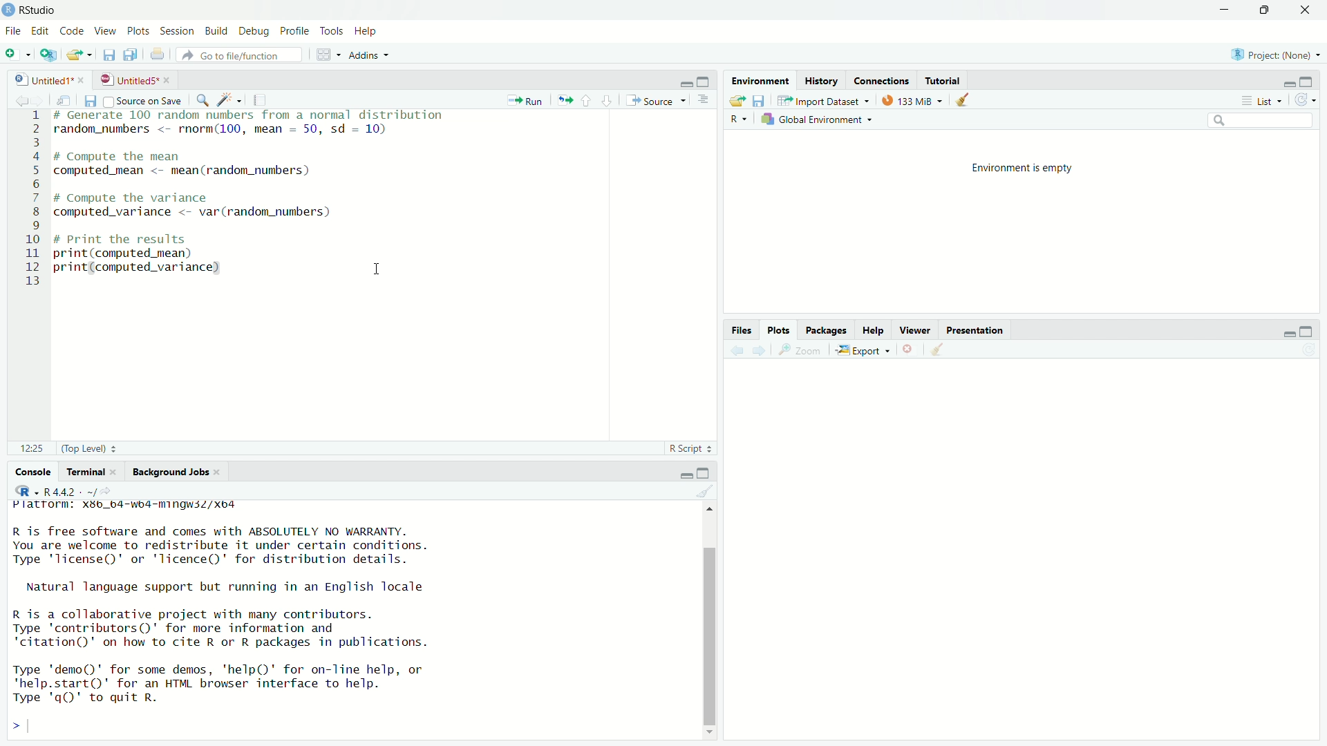  What do you see at coordinates (1309, 10) in the screenshot?
I see `close` at bounding box center [1309, 10].